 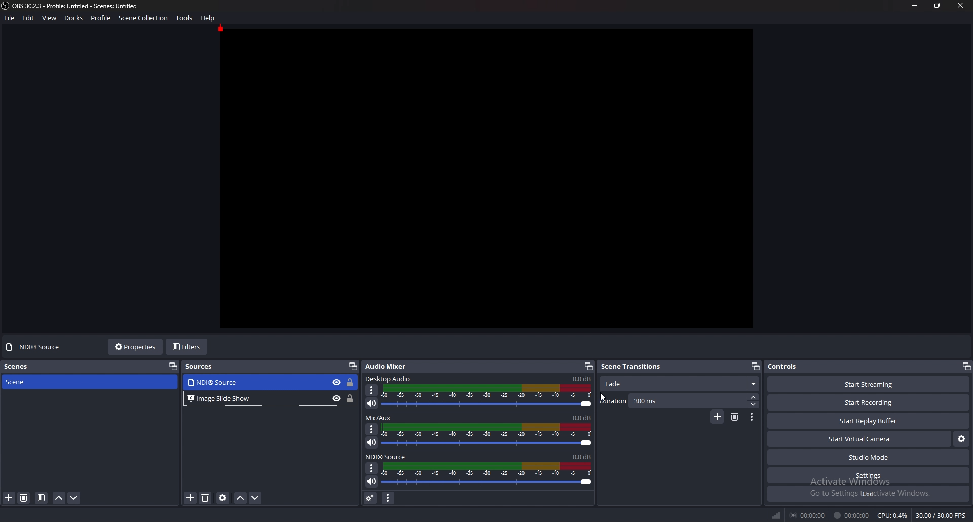 I want to click on filter, so click(x=41, y=498).